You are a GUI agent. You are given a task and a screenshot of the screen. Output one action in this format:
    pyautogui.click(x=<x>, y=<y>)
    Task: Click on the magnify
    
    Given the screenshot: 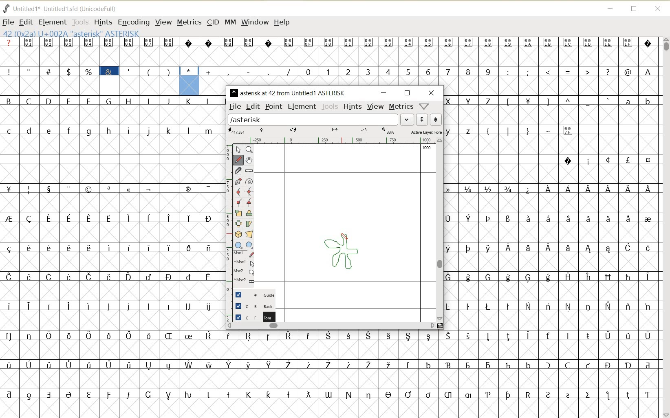 What is the action you would take?
    pyautogui.click(x=249, y=150)
    